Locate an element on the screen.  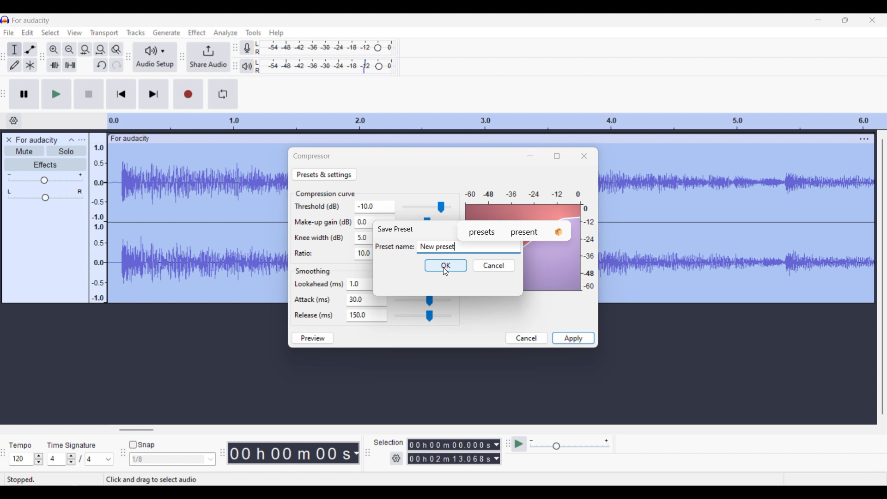
Scale to measure length of track is located at coordinates (497, 121).